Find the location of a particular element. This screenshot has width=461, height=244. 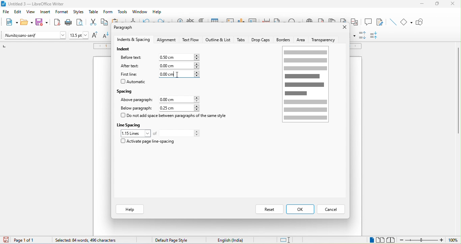

indent is located at coordinates (125, 50).